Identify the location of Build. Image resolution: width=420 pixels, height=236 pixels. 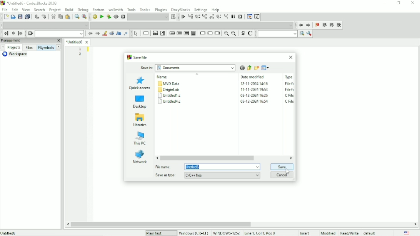
(95, 17).